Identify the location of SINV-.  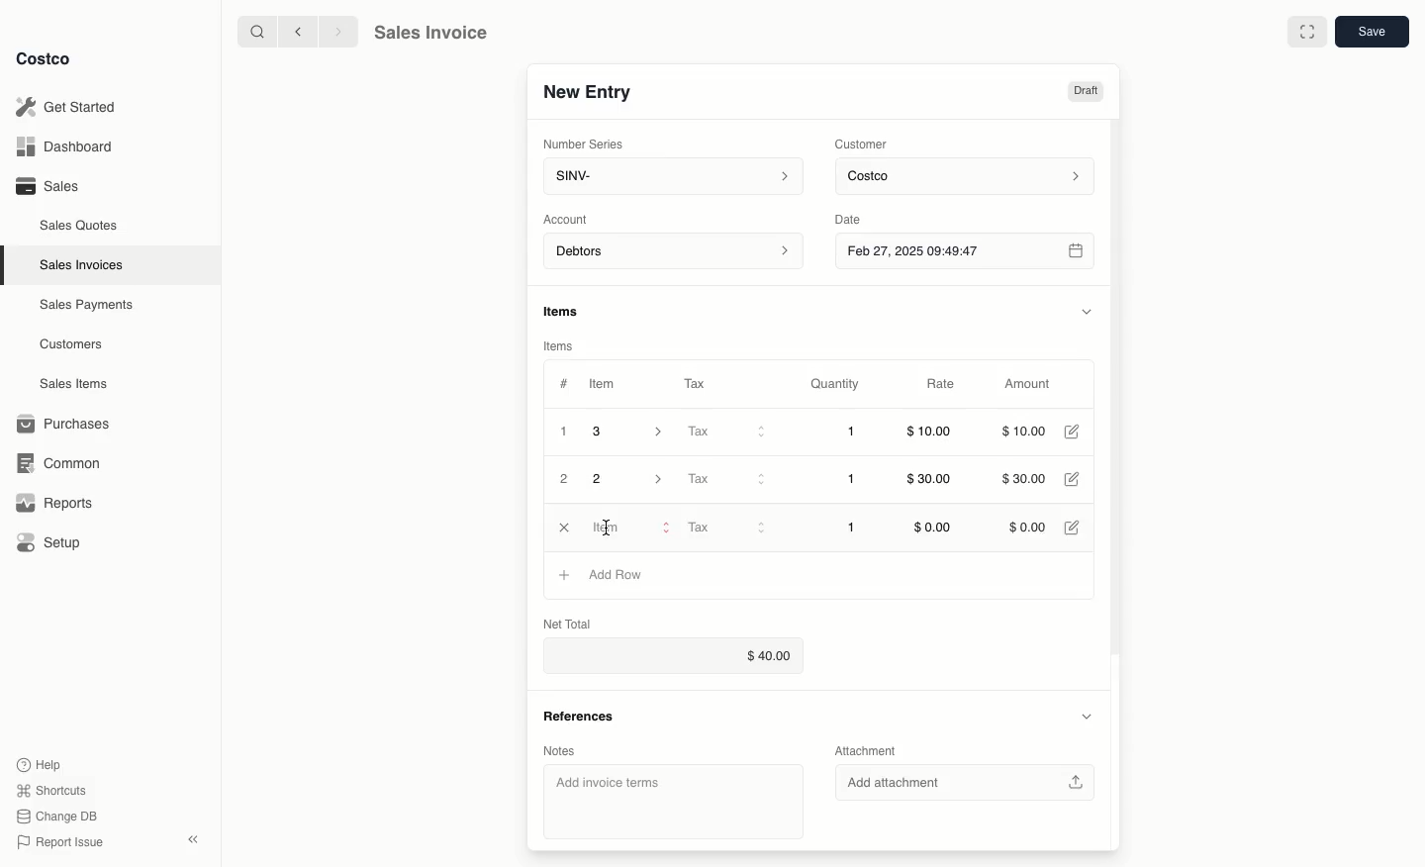
(669, 178).